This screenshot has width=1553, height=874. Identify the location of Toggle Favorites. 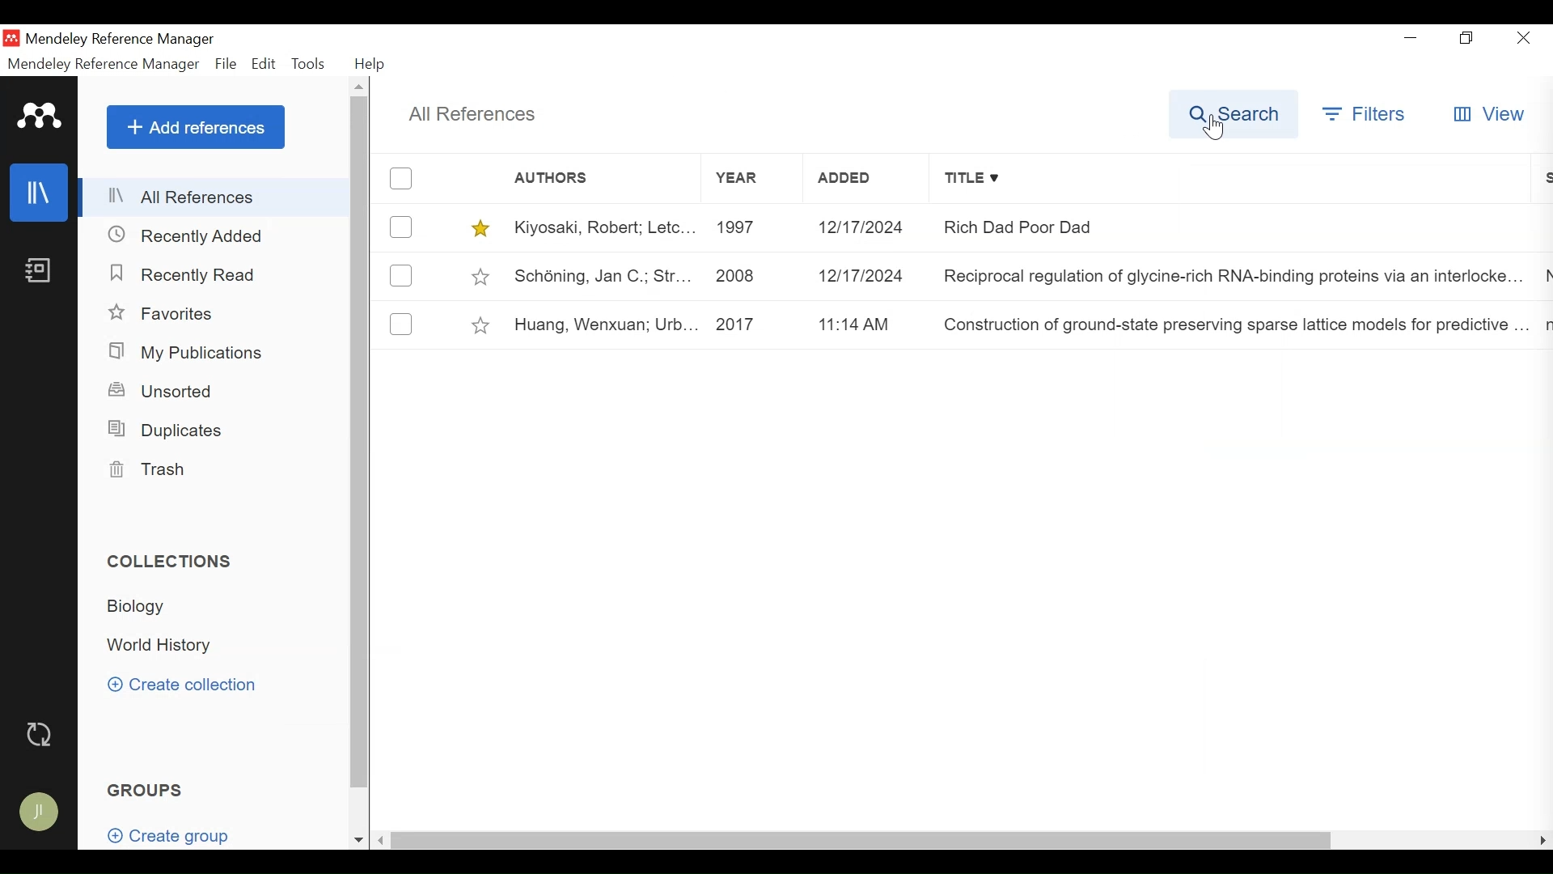
(480, 227).